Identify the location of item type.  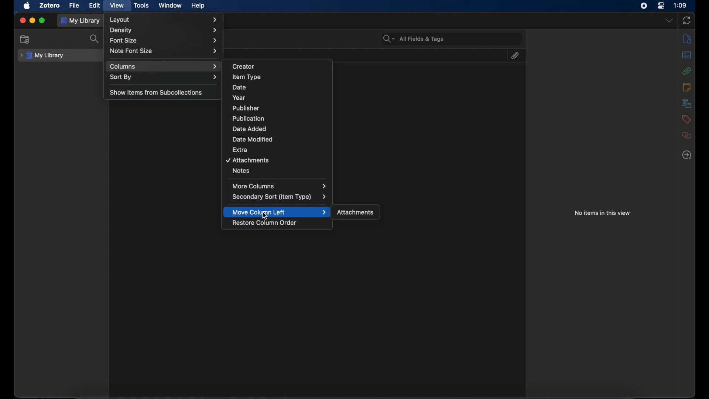
(247, 77).